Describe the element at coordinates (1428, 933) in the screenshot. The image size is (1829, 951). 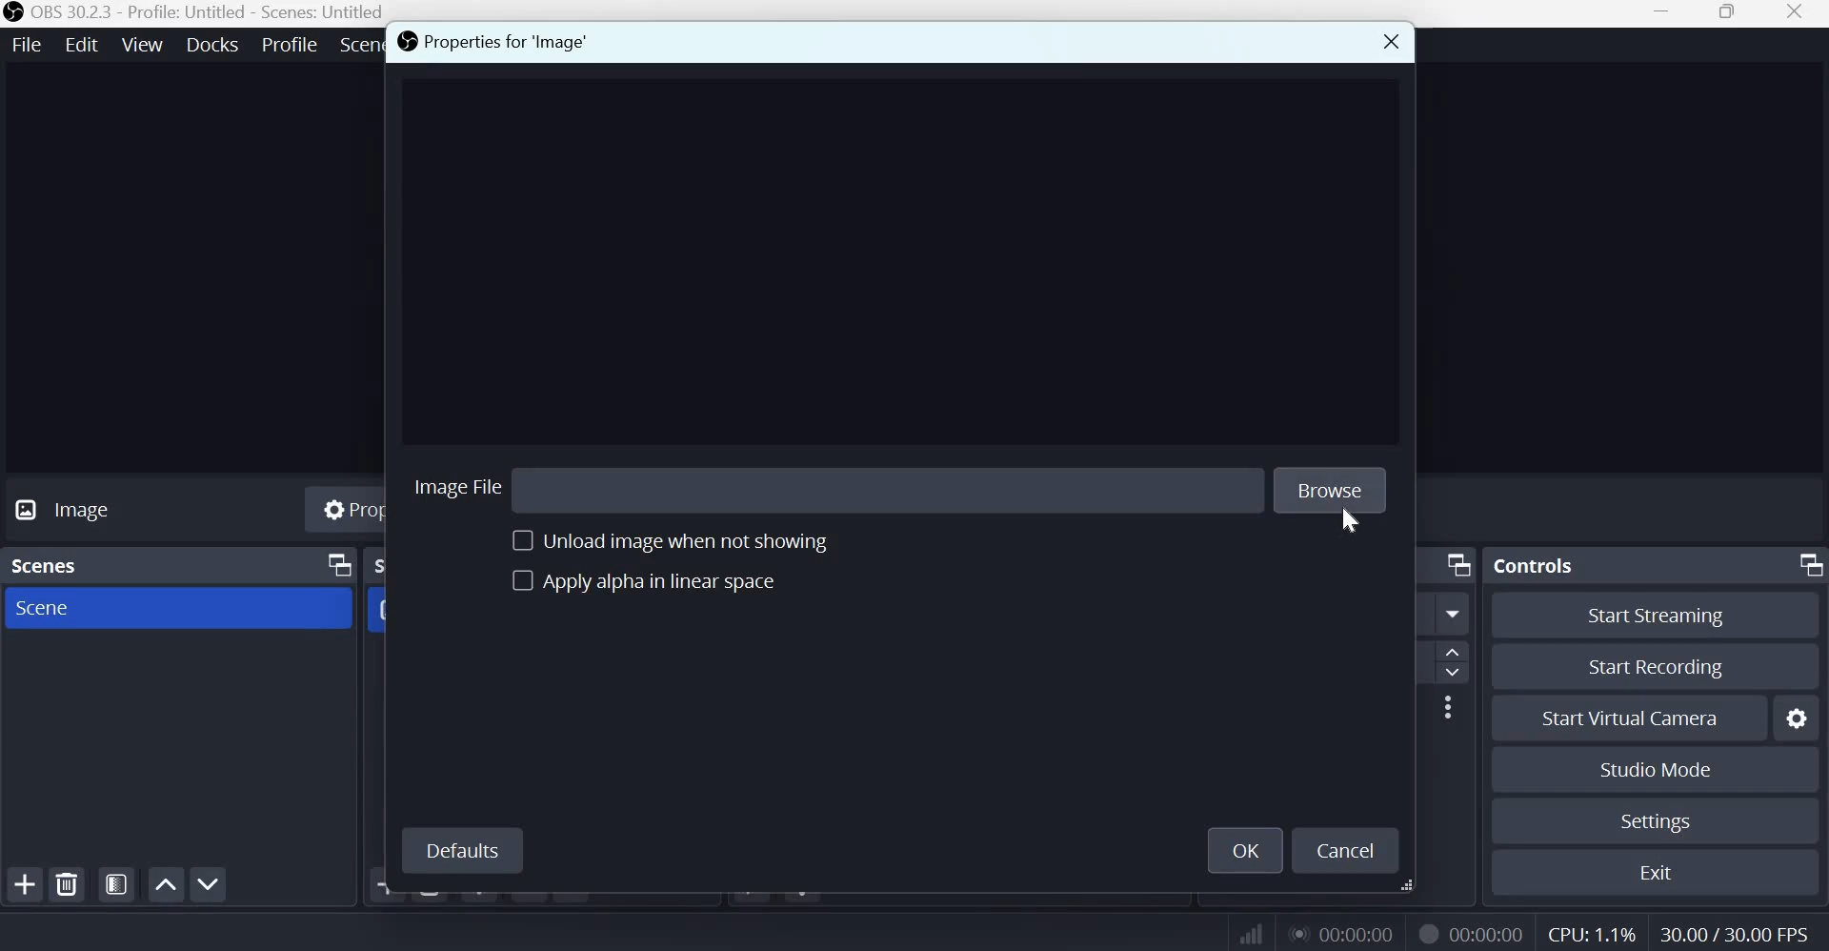
I see `Recording Status Icon` at that location.